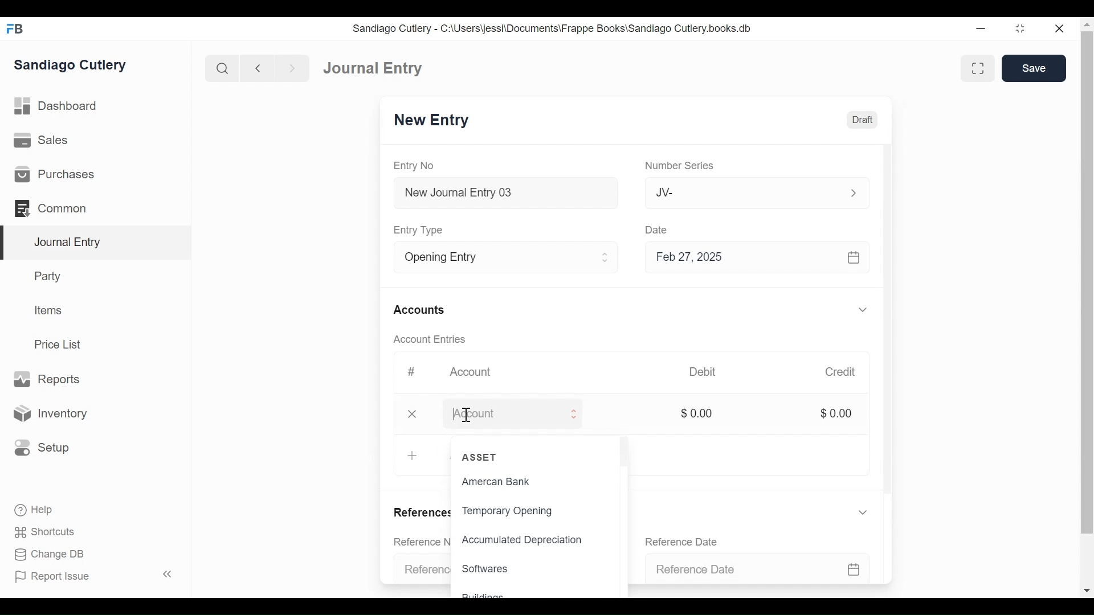 This screenshot has width=1094, height=615. Describe the element at coordinates (418, 310) in the screenshot. I see `Accounts` at that location.